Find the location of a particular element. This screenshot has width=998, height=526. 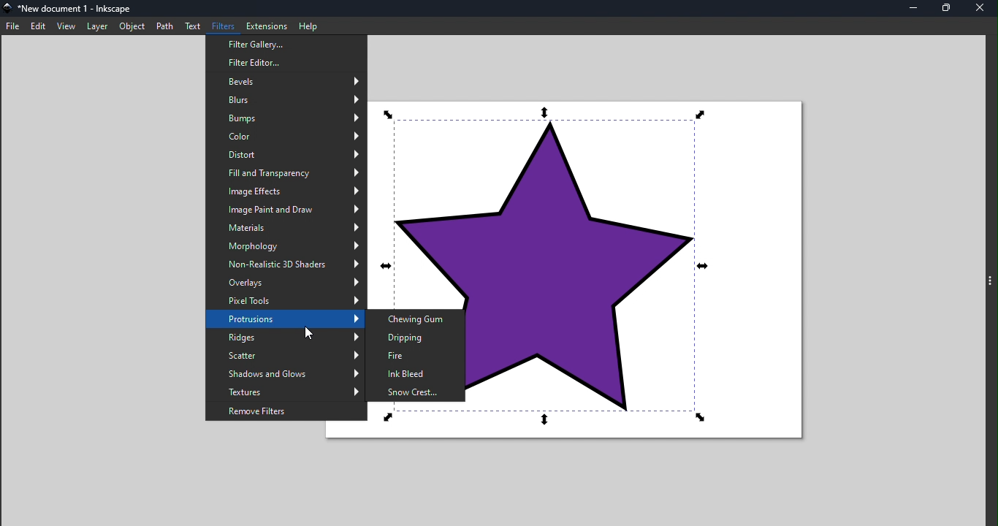

Protrusions is located at coordinates (283, 320).